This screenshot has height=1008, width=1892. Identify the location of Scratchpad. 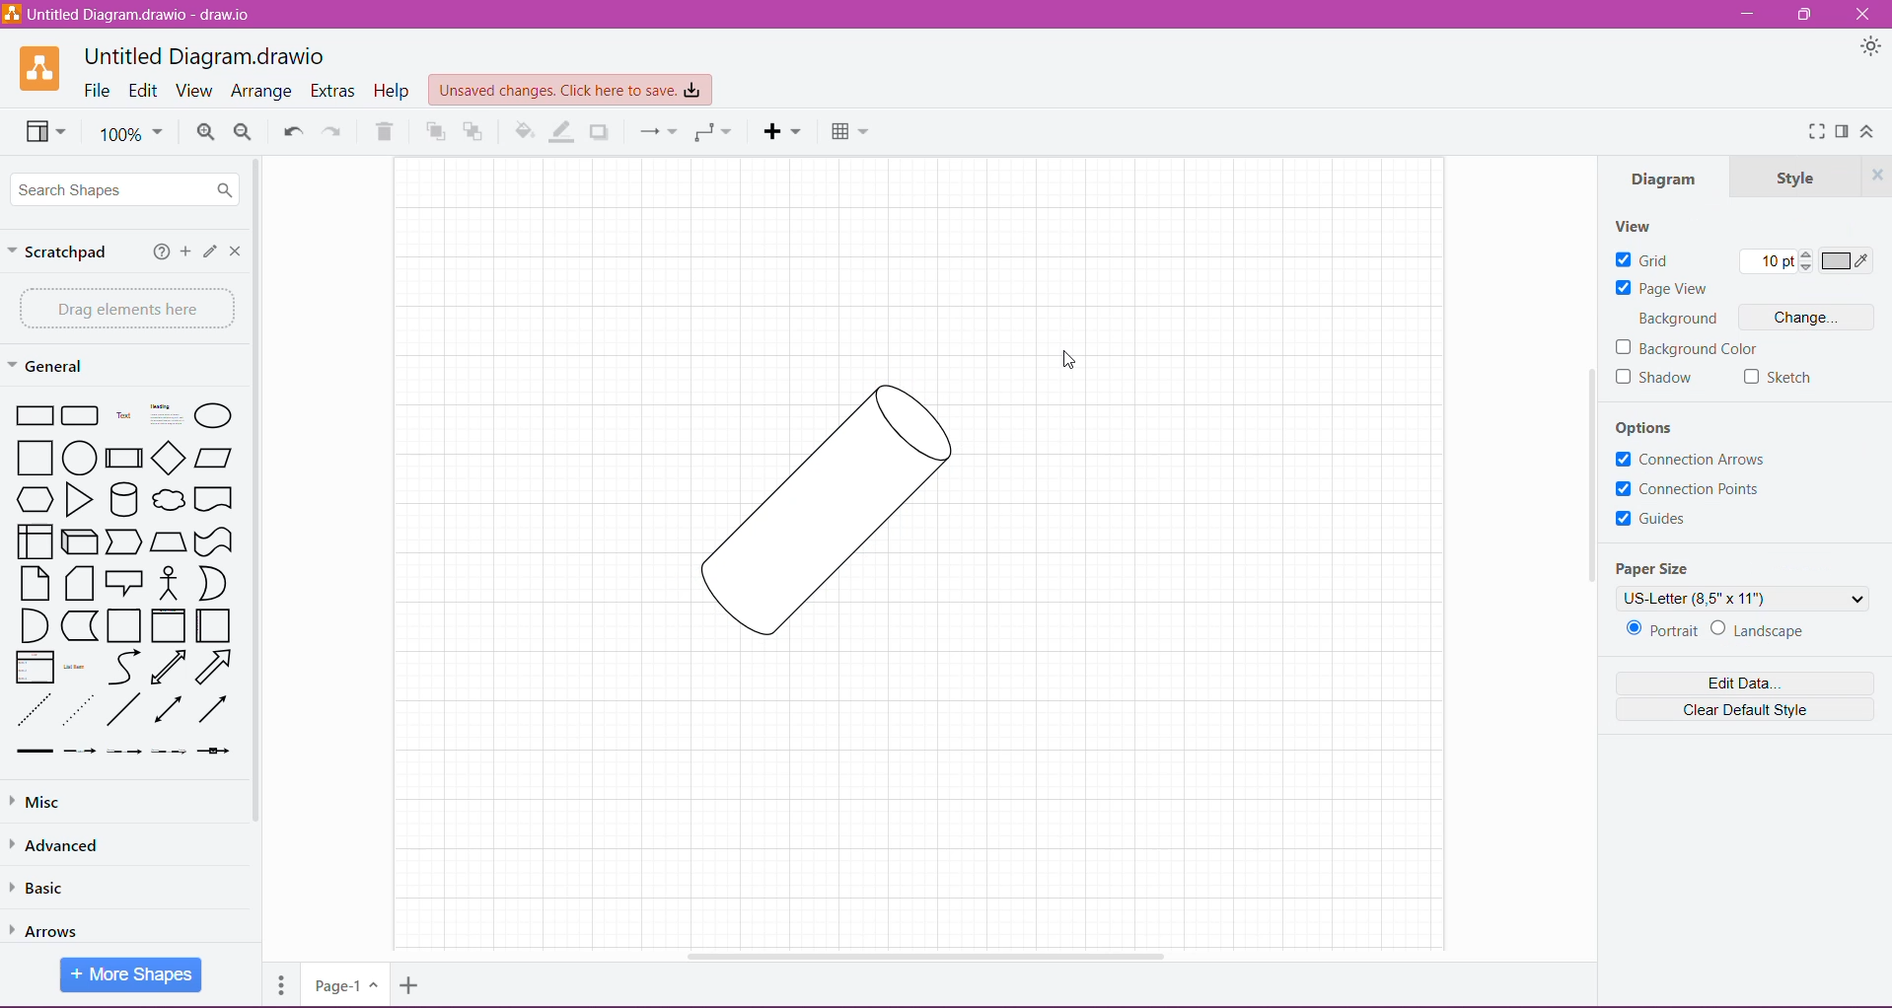
(63, 253).